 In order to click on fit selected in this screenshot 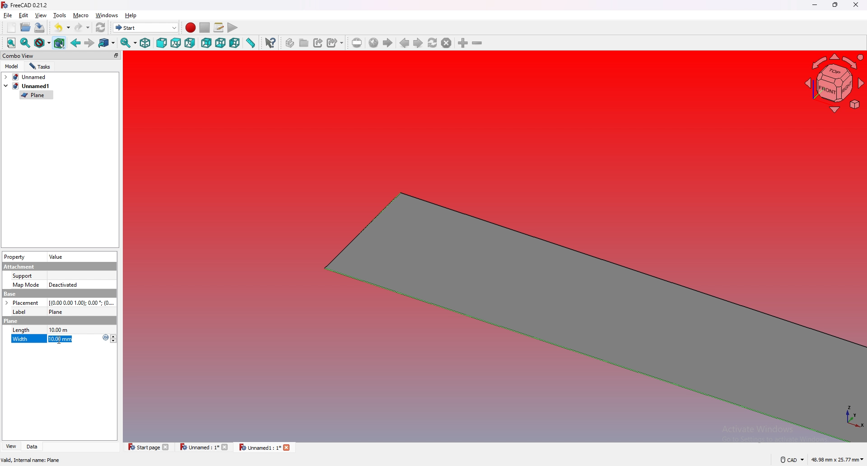, I will do `click(25, 43)`.